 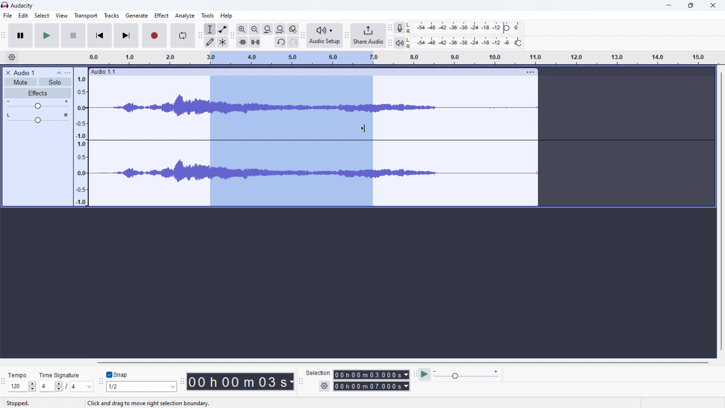 I want to click on mute, so click(x=20, y=82).